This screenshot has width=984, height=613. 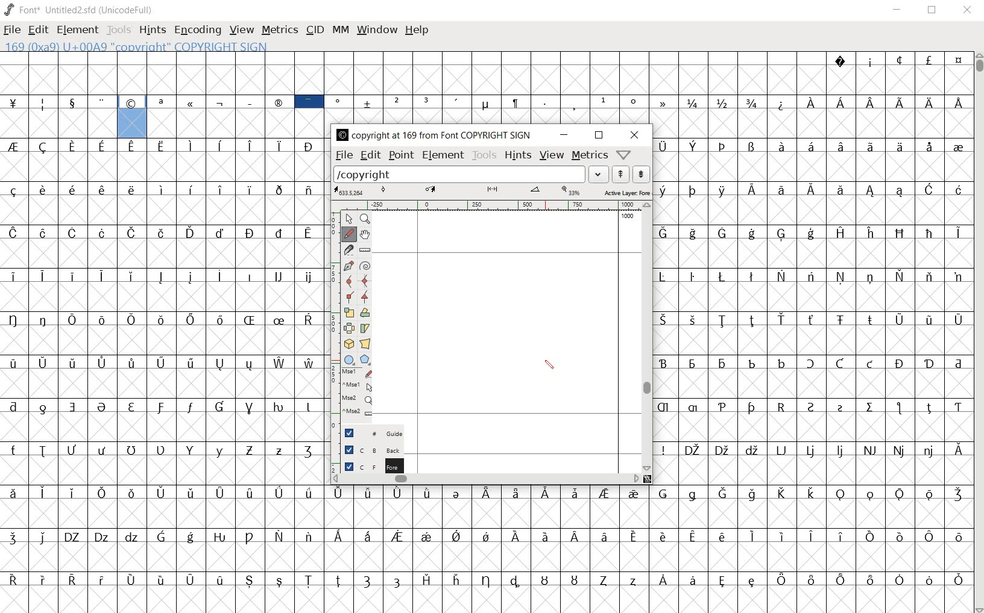 I want to click on background layer, so click(x=367, y=450).